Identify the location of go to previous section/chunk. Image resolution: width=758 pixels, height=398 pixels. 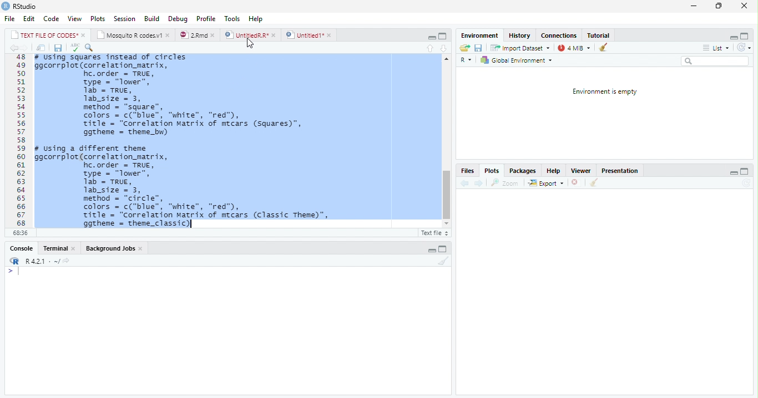
(429, 48).